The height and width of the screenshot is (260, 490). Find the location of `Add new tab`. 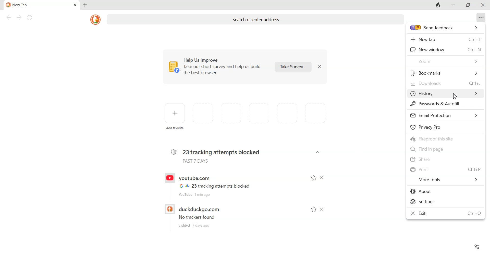

Add new tab is located at coordinates (85, 5).